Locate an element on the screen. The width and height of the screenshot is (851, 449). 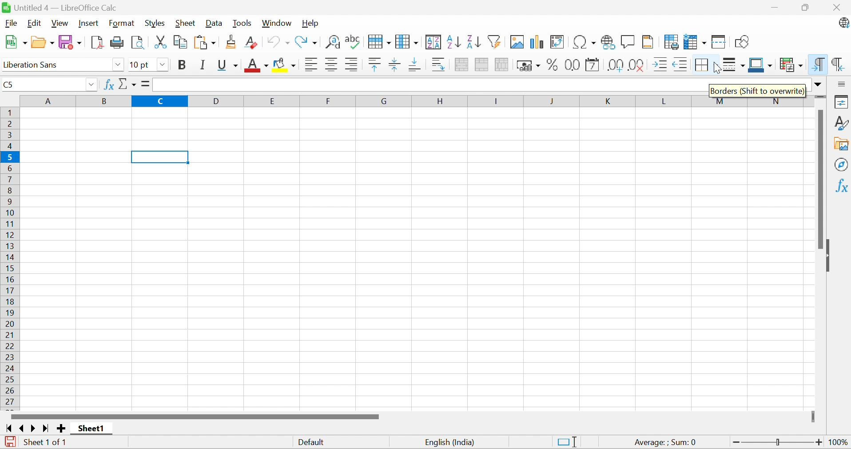
Column is located at coordinates (407, 41).